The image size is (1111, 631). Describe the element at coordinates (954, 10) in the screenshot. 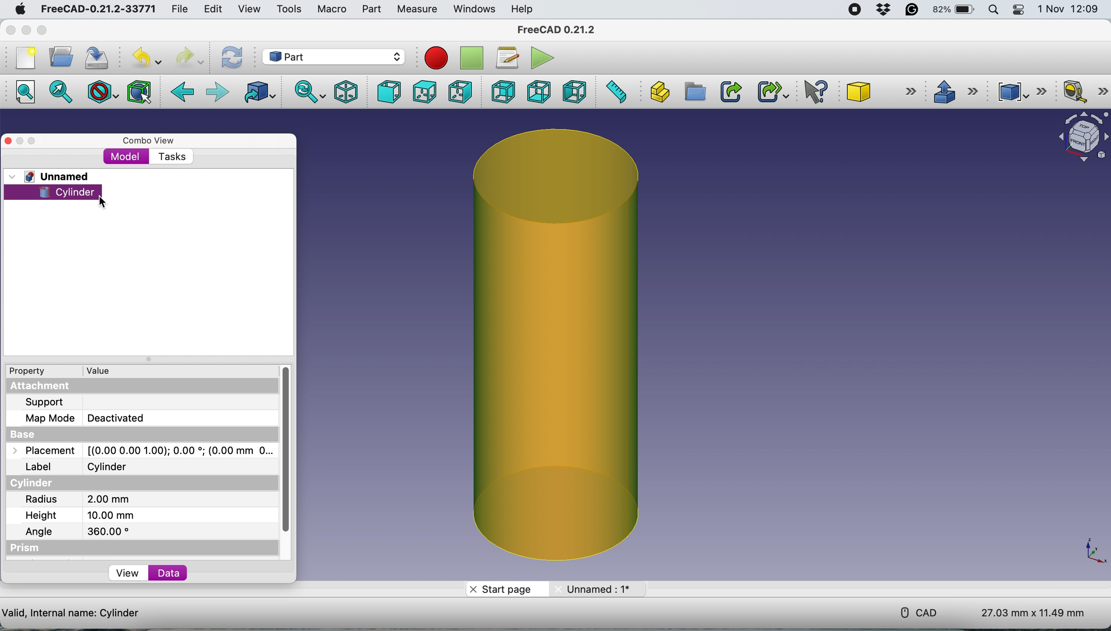

I see `battery` at that location.